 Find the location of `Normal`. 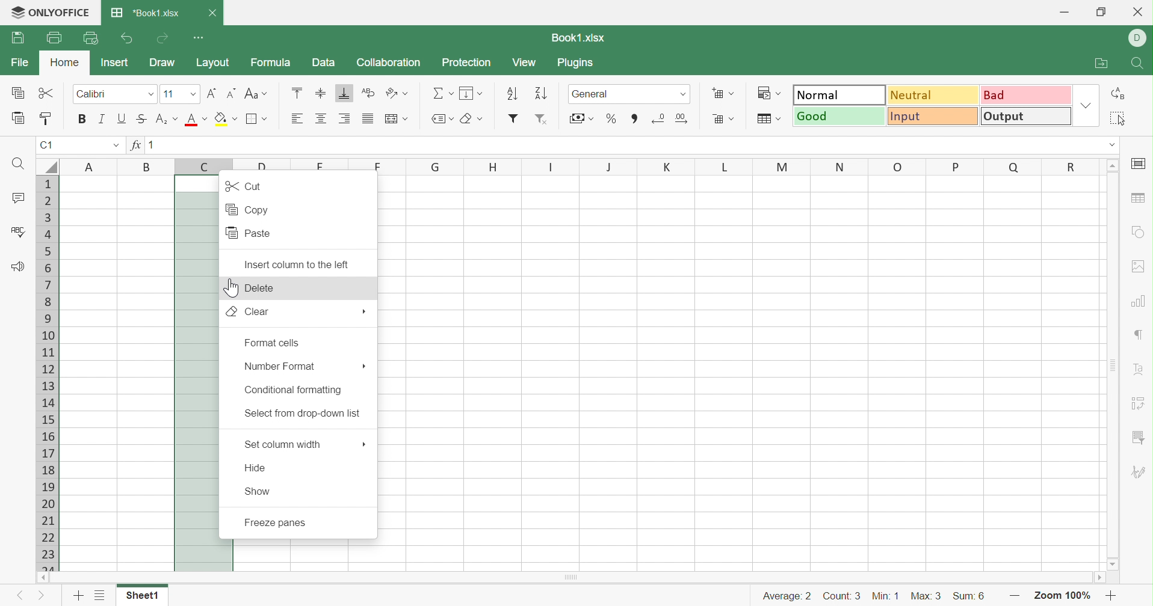

Normal is located at coordinates (839, 94).